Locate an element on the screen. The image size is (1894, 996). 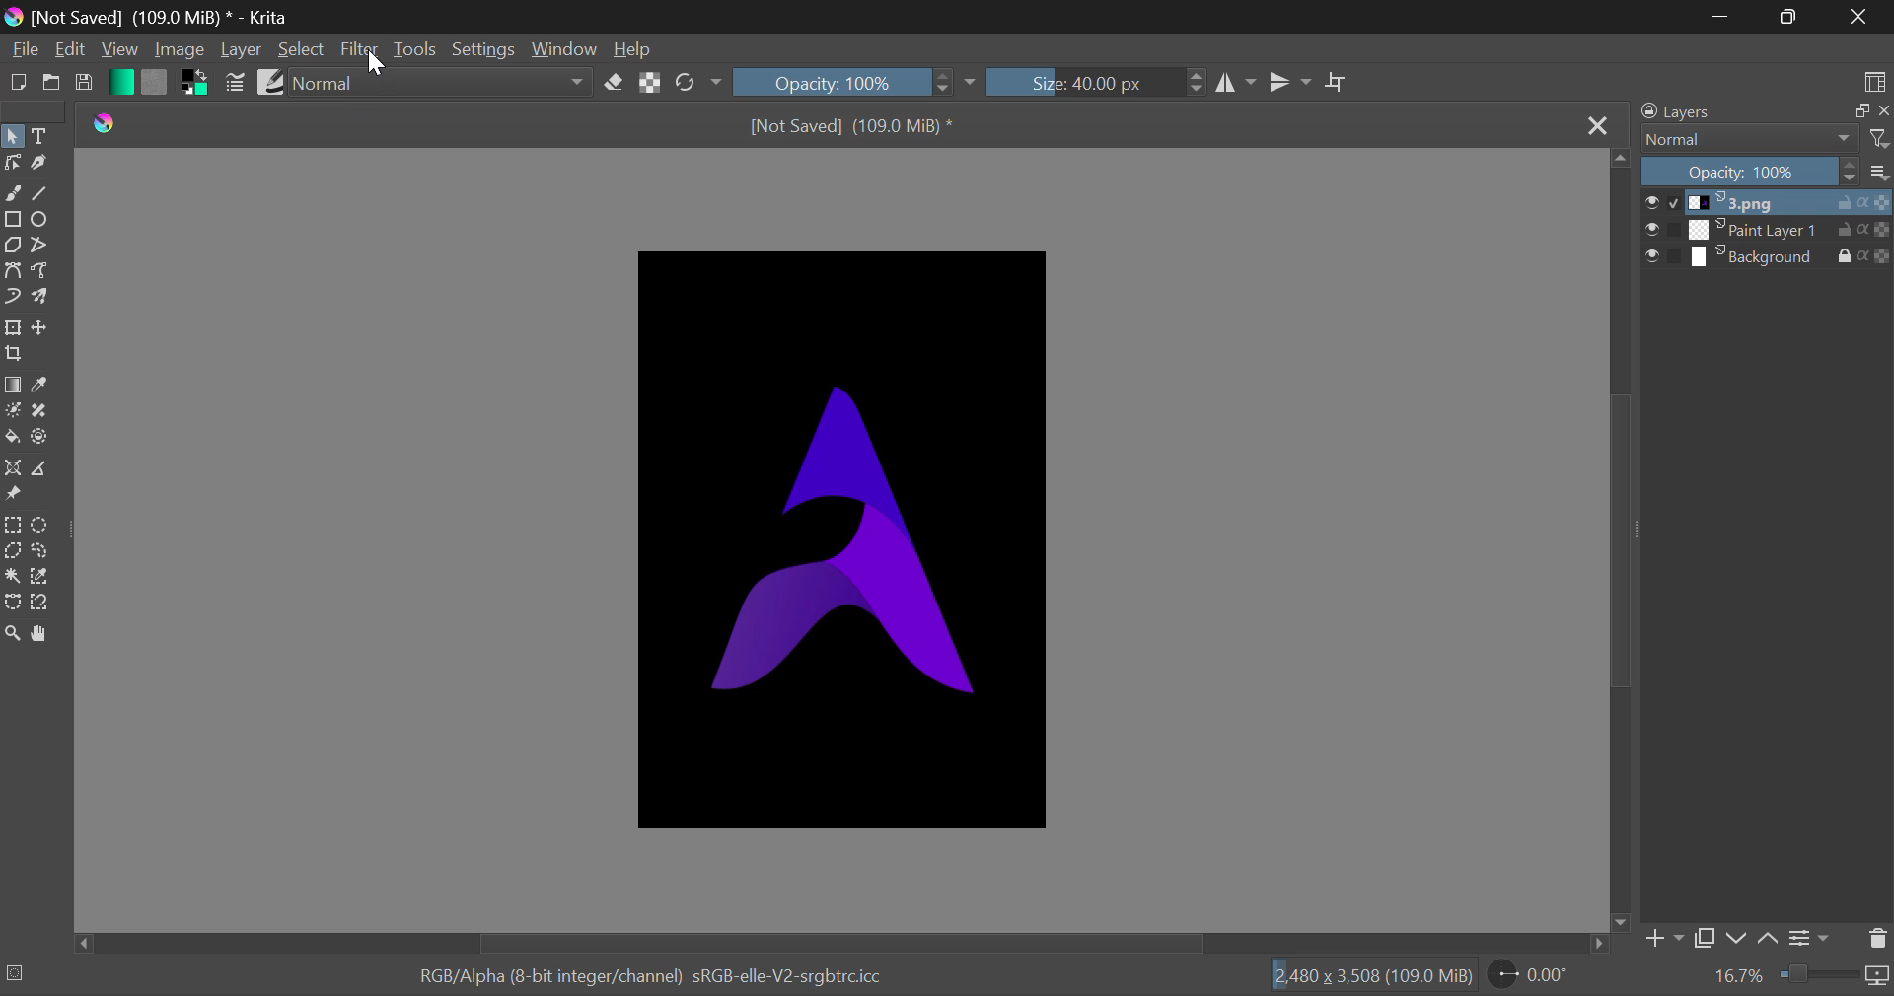
Select is located at coordinates (13, 135).